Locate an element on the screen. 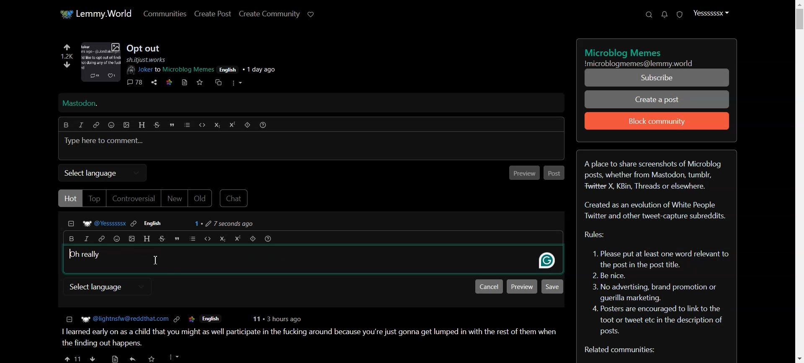  Text is located at coordinates (85, 255).